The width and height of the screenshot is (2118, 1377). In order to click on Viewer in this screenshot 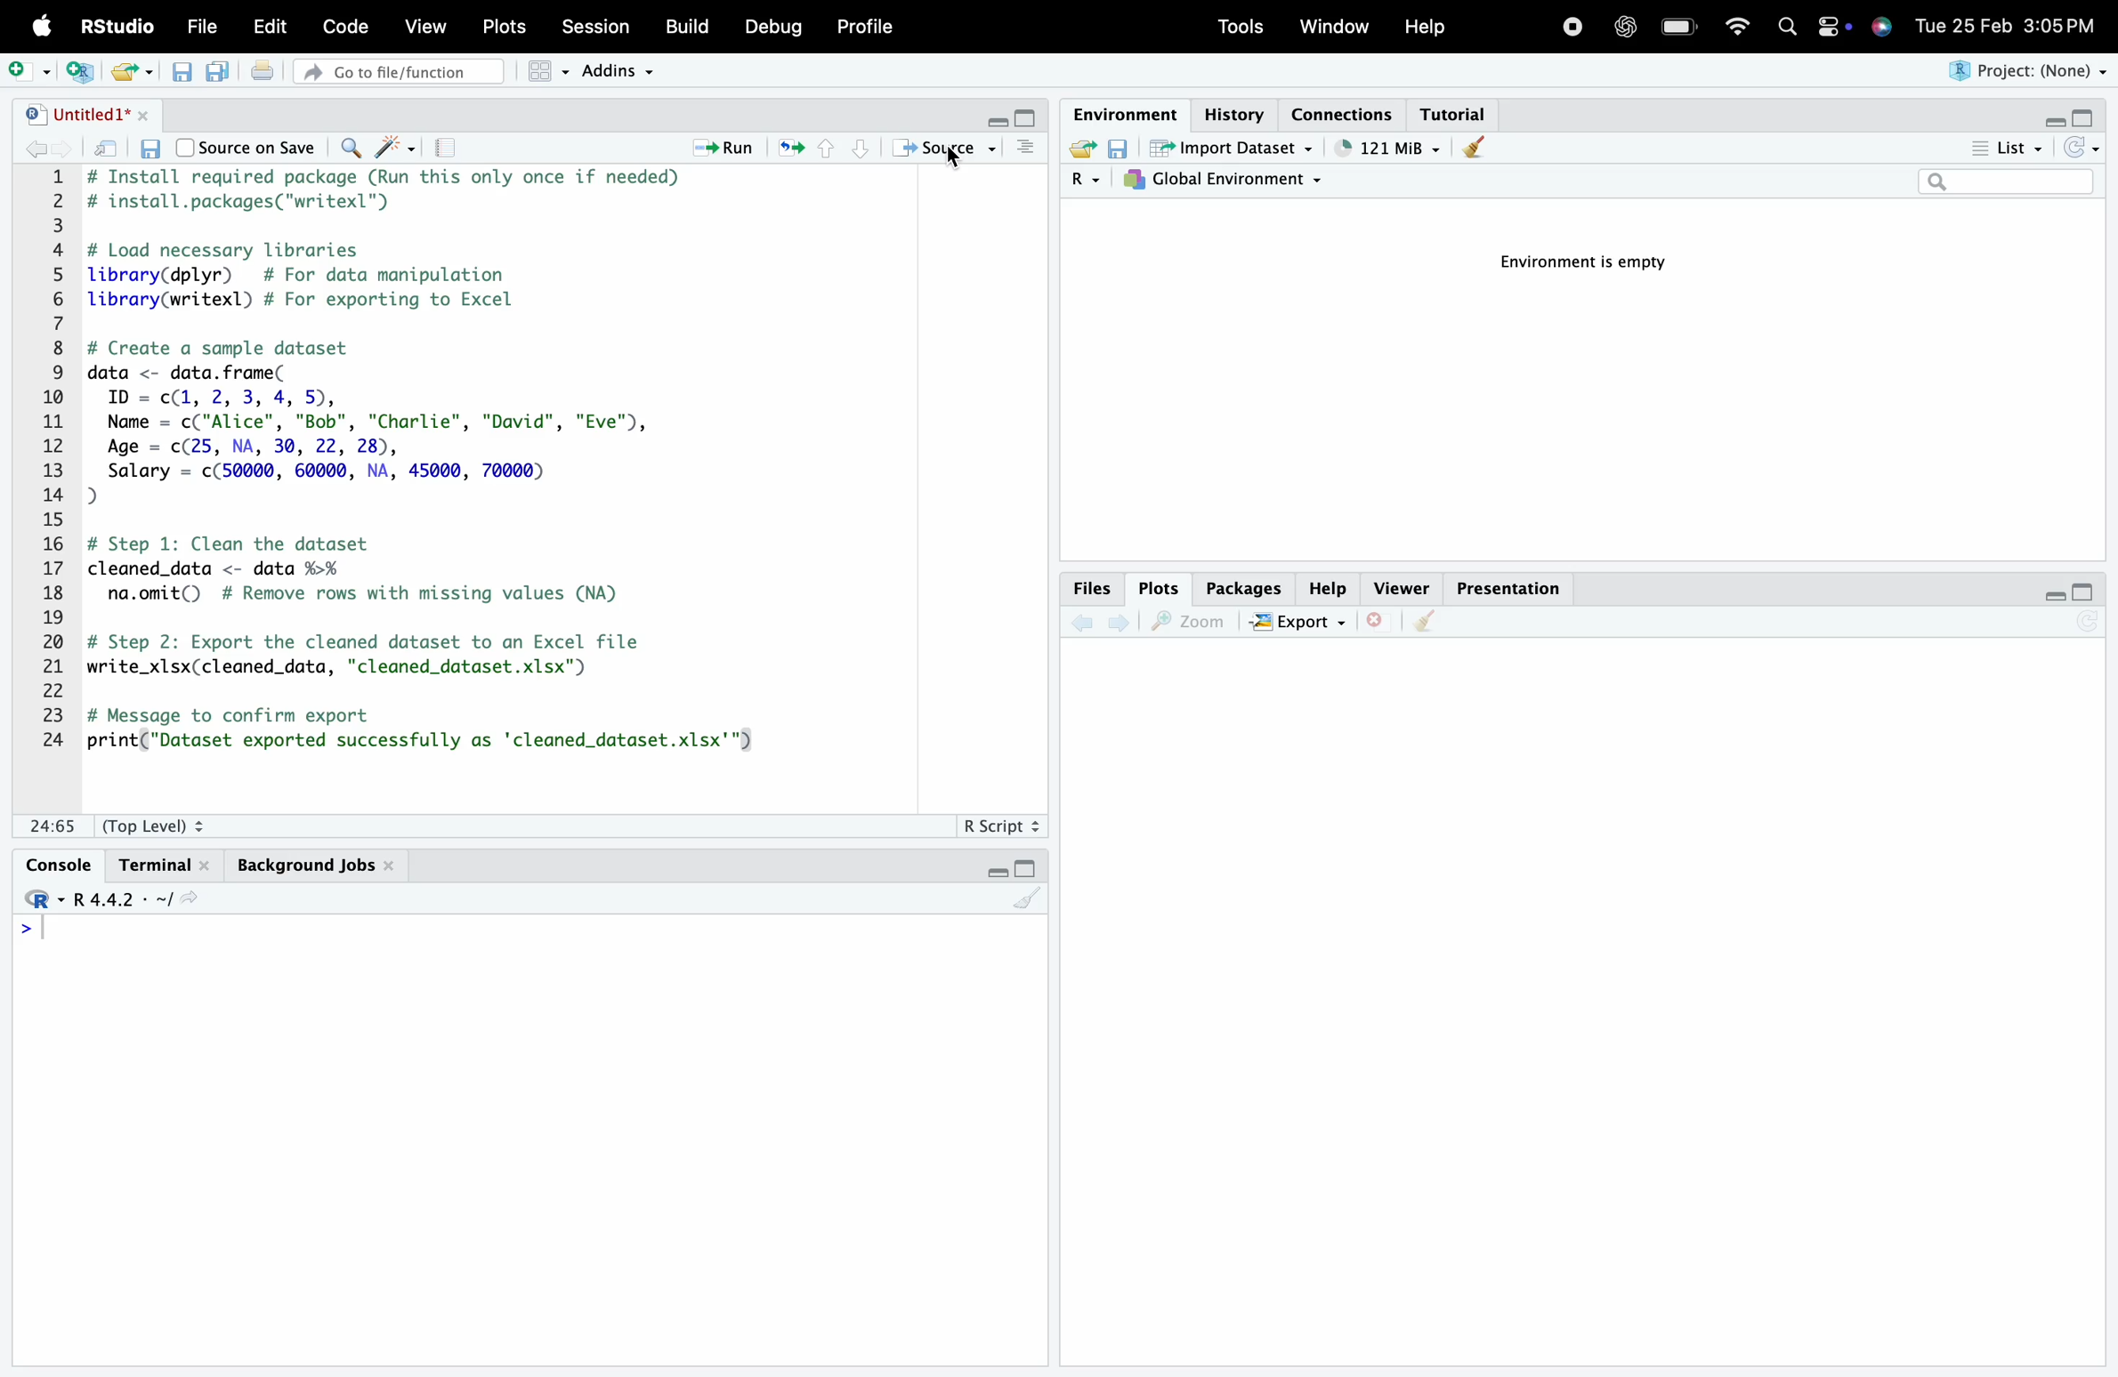, I will do `click(1402, 588)`.